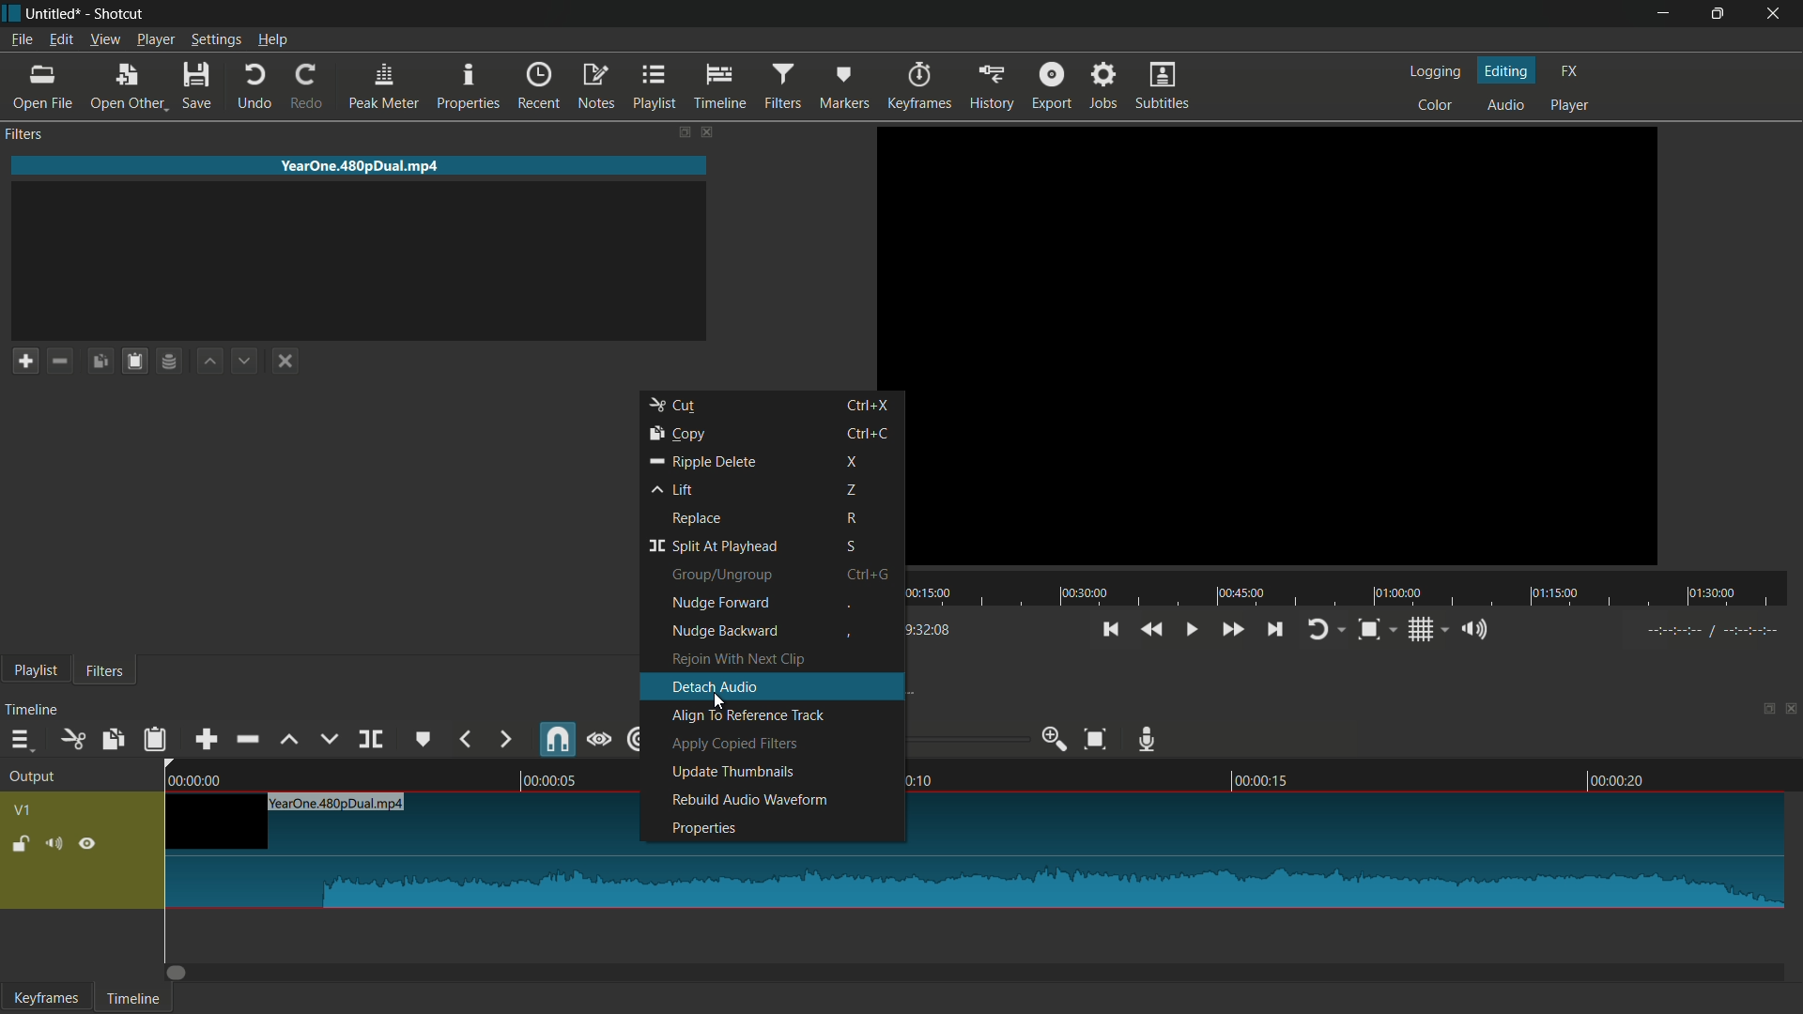 The image size is (1803, 1014). Describe the element at coordinates (870, 406) in the screenshot. I see `keyboard shortcut` at that location.